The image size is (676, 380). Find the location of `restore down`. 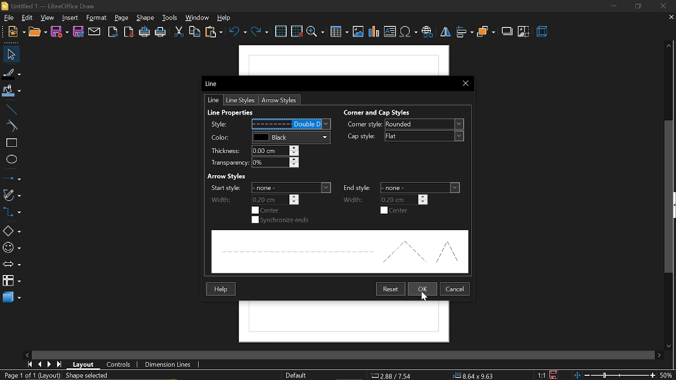

restore down is located at coordinates (637, 7).